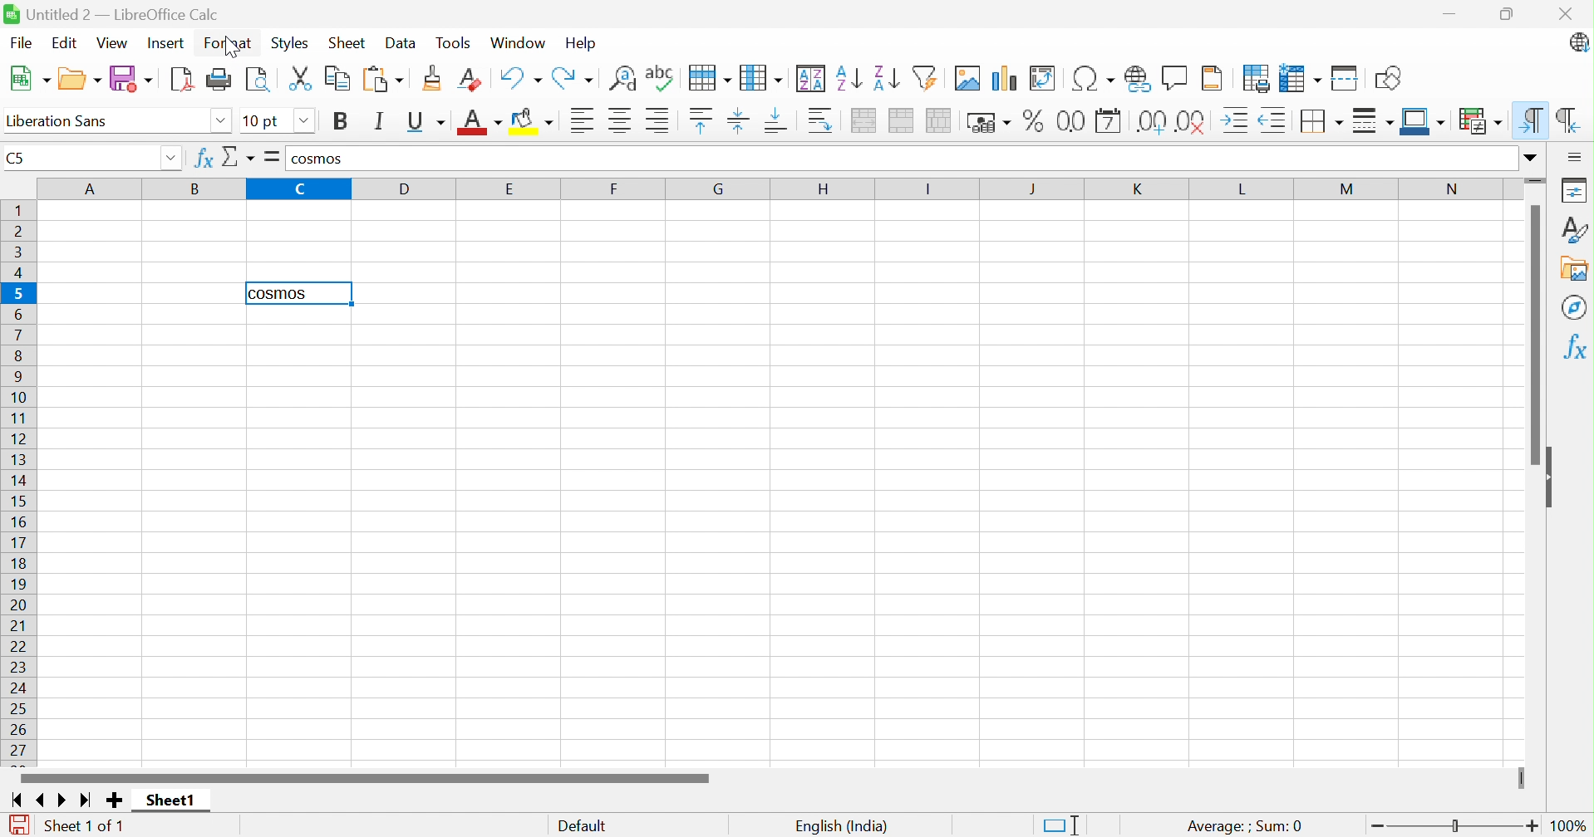 This screenshot has width=1594, height=837. What do you see at coordinates (1373, 120) in the screenshot?
I see `Border style` at bounding box center [1373, 120].